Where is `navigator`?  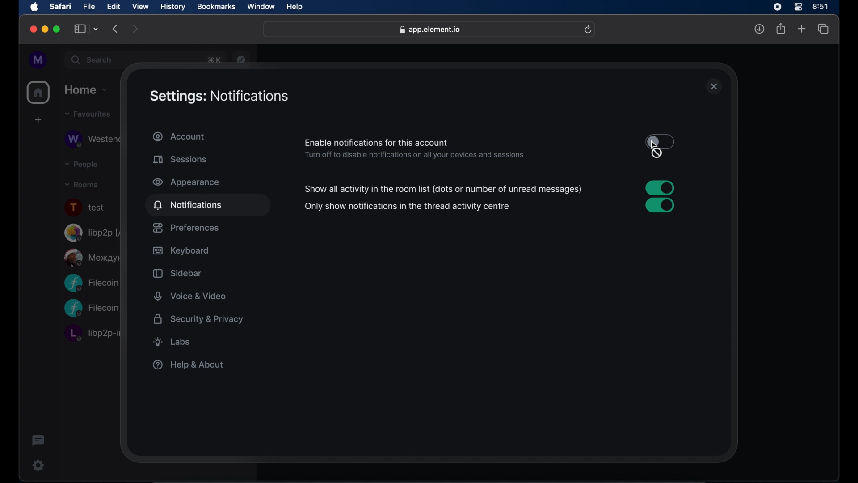 navigator is located at coordinates (242, 60).